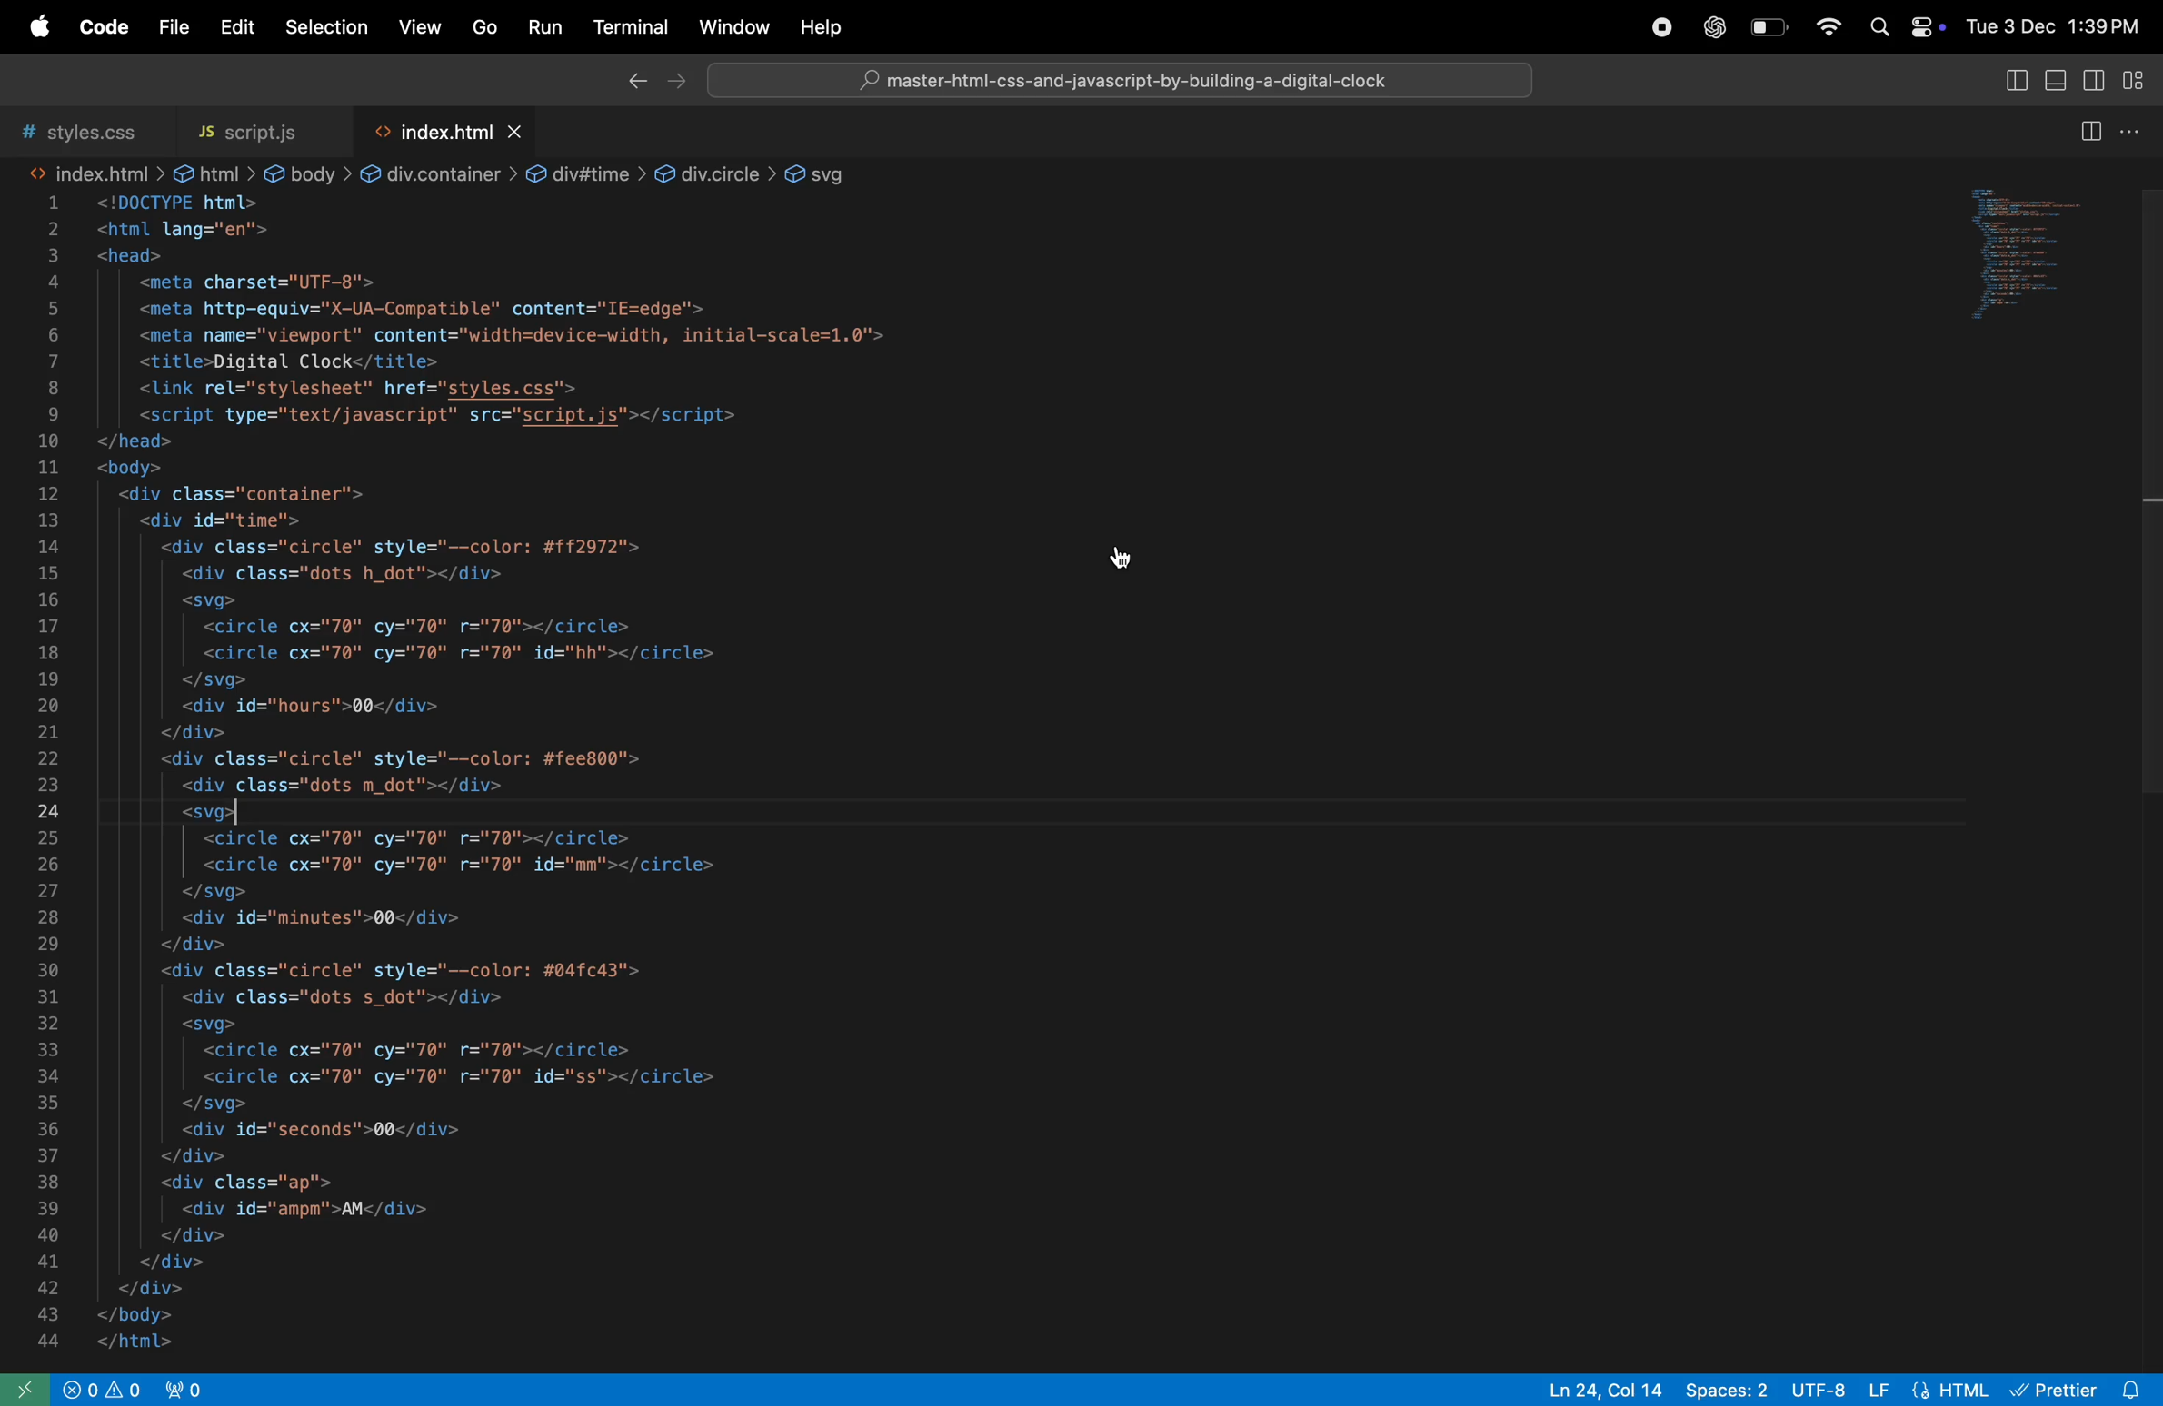  What do you see at coordinates (2098, 85) in the screenshot?
I see `toggle secondary sidebar` at bounding box center [2098, 85].